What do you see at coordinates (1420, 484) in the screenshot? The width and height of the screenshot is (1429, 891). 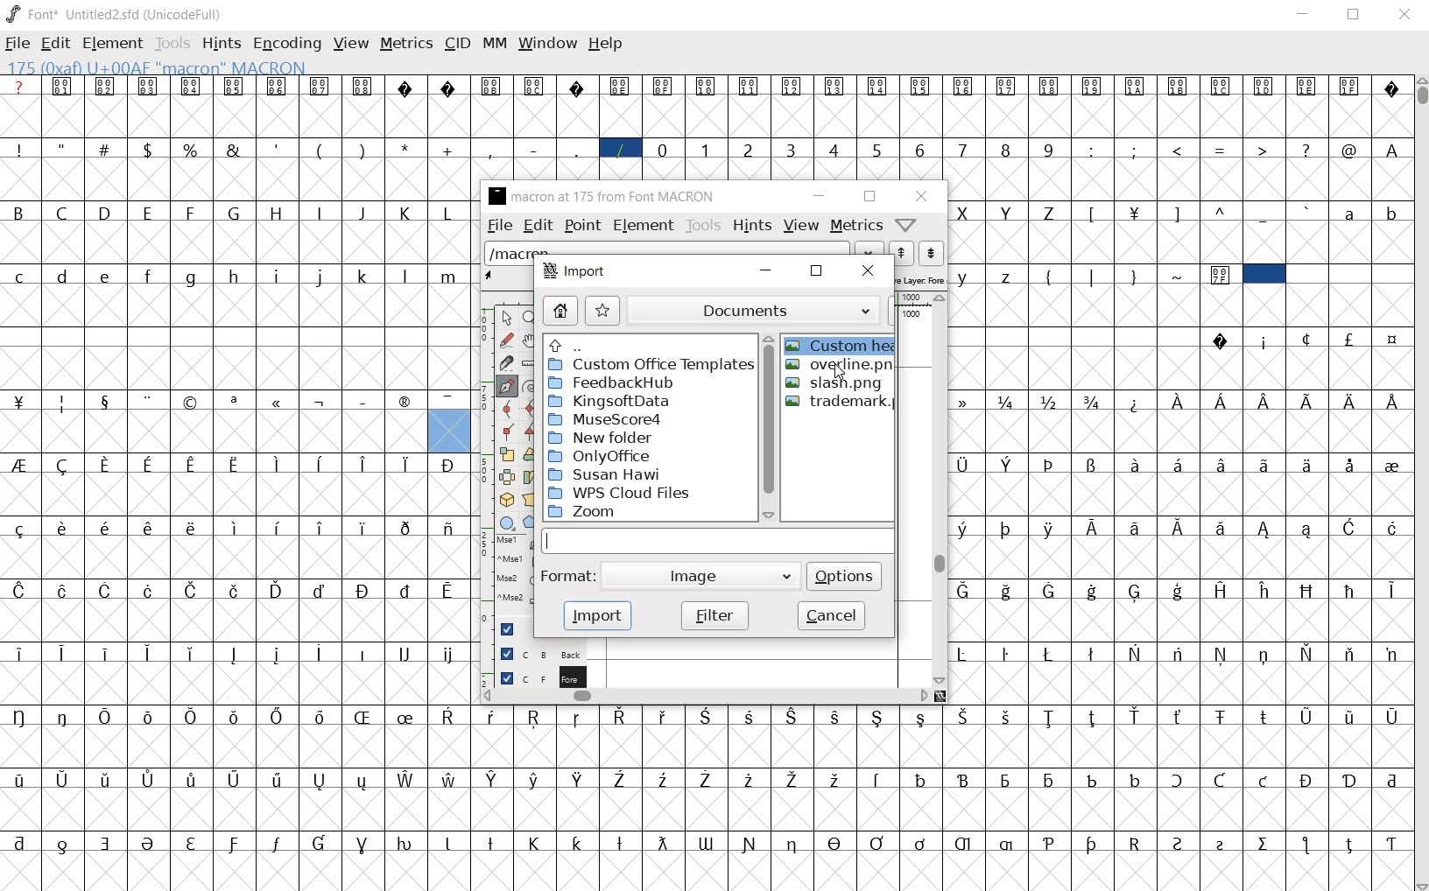 I see `SCROLLBAR` at bounding box center [1420, 484].